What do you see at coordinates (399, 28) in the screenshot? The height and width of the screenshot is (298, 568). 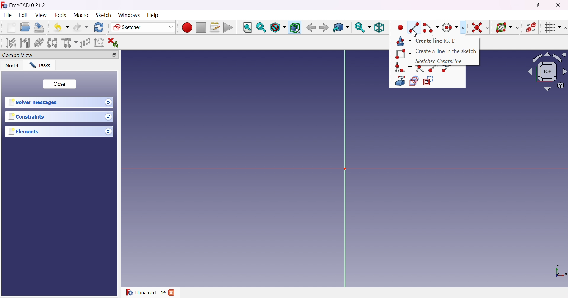 I see `create point` at bounding box center [399, 28].